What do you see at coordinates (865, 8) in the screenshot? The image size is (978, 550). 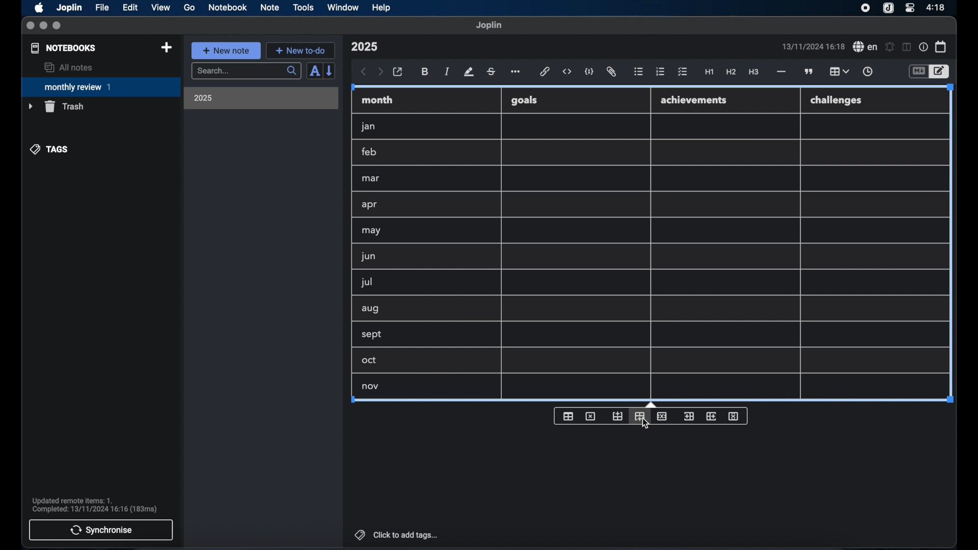 I see `screen recorder icon` at bounding box center [865, 8].